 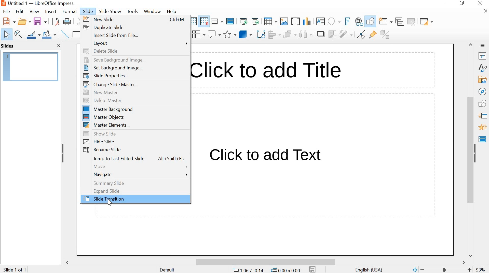 I want to click on Start from current slide, so click(x=255, y=21).